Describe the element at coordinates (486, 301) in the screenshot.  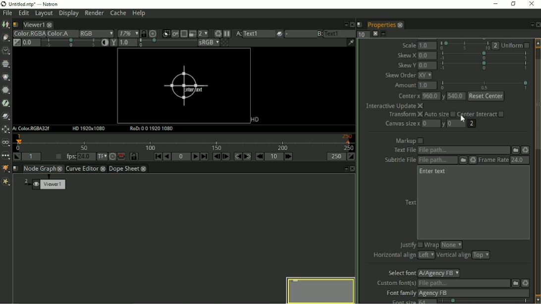
I see `selection bar` at that location.